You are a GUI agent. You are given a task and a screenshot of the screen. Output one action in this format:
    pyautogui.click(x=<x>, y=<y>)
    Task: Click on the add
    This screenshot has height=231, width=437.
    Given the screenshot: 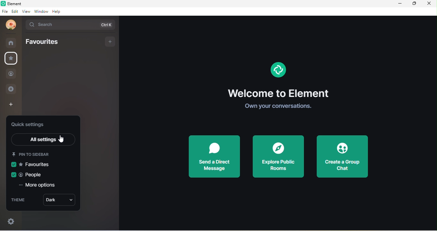 What is the action you would take?
    pyautogui.click(x=110, y=42)
    